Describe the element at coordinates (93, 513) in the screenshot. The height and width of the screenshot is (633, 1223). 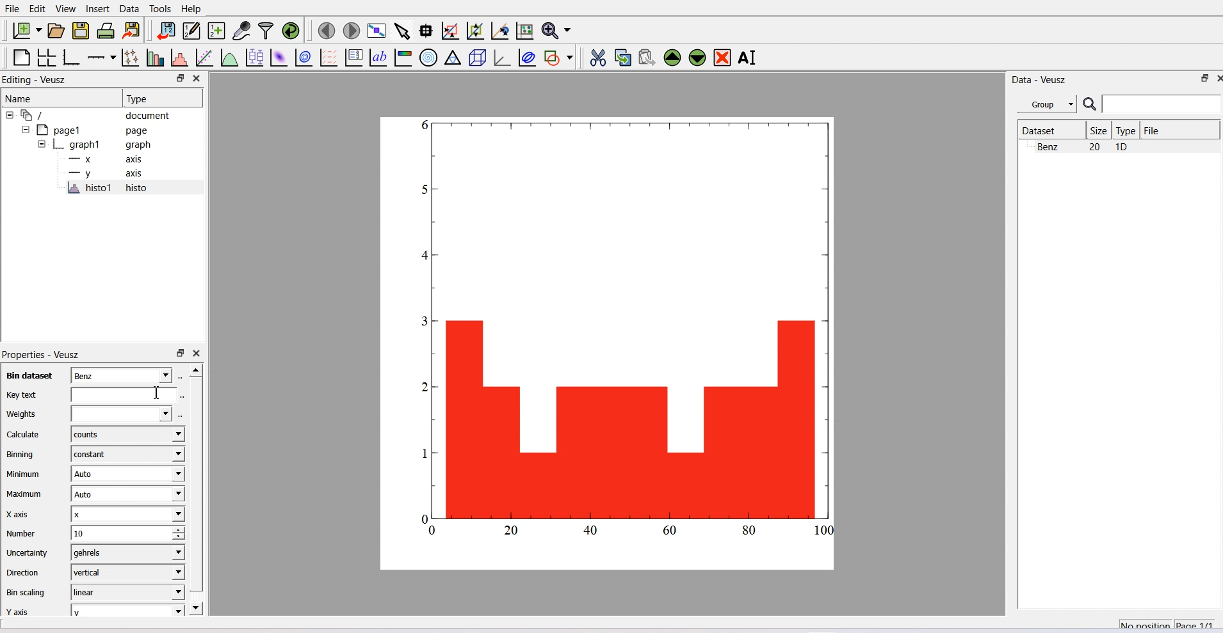
I see `X axis - X` at that location.